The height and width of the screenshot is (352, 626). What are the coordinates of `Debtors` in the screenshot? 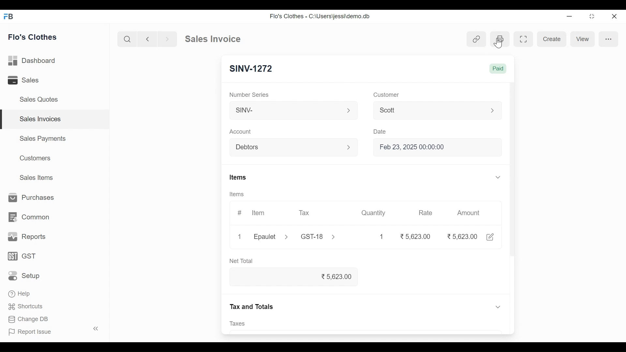 It's located at (285, 148).